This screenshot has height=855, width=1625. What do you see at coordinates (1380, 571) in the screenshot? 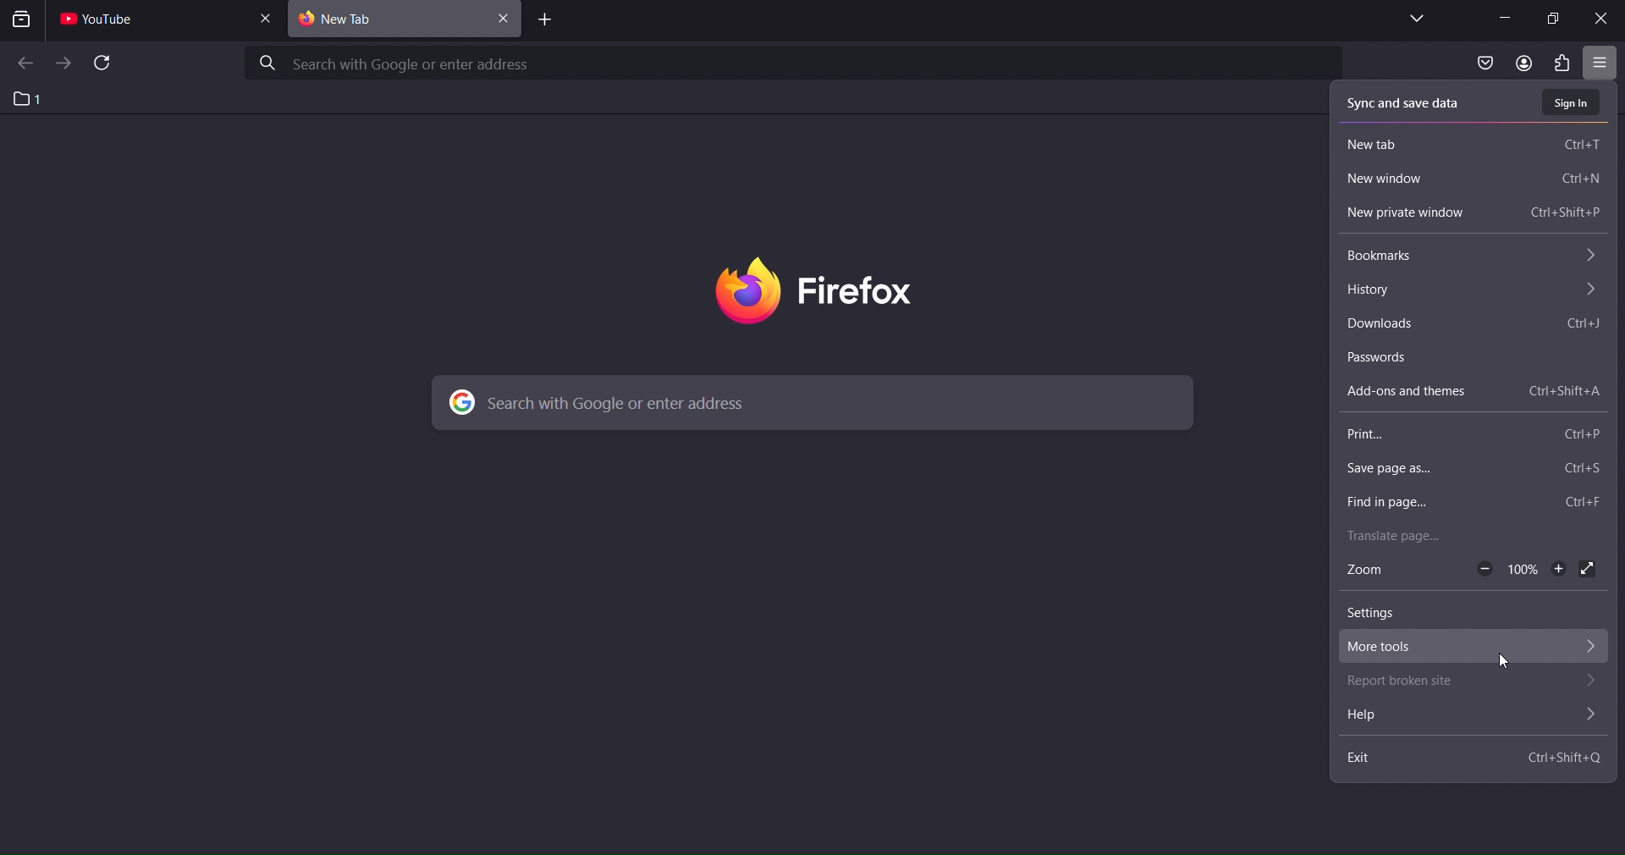
I see `zoom ` at bounding box center [1380, 571].